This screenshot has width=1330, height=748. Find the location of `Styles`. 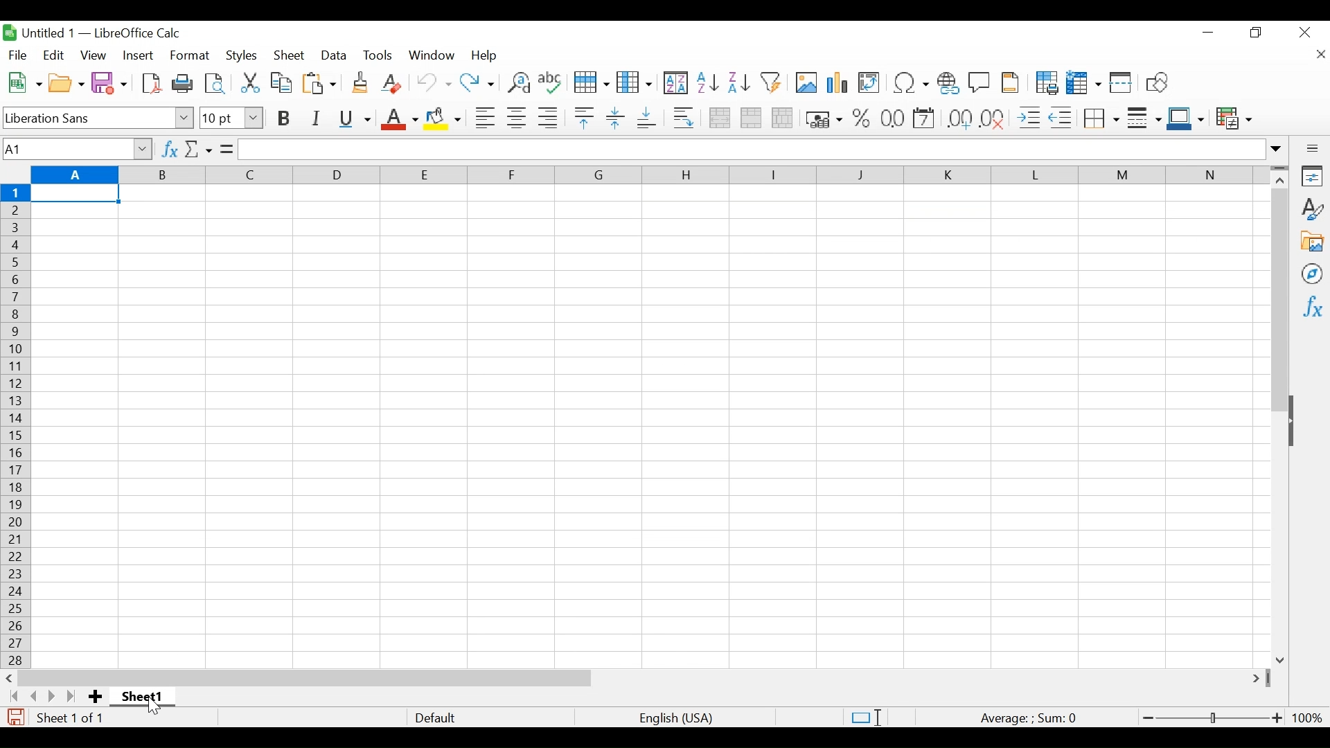

Styles is located at coordinates (240, 55).